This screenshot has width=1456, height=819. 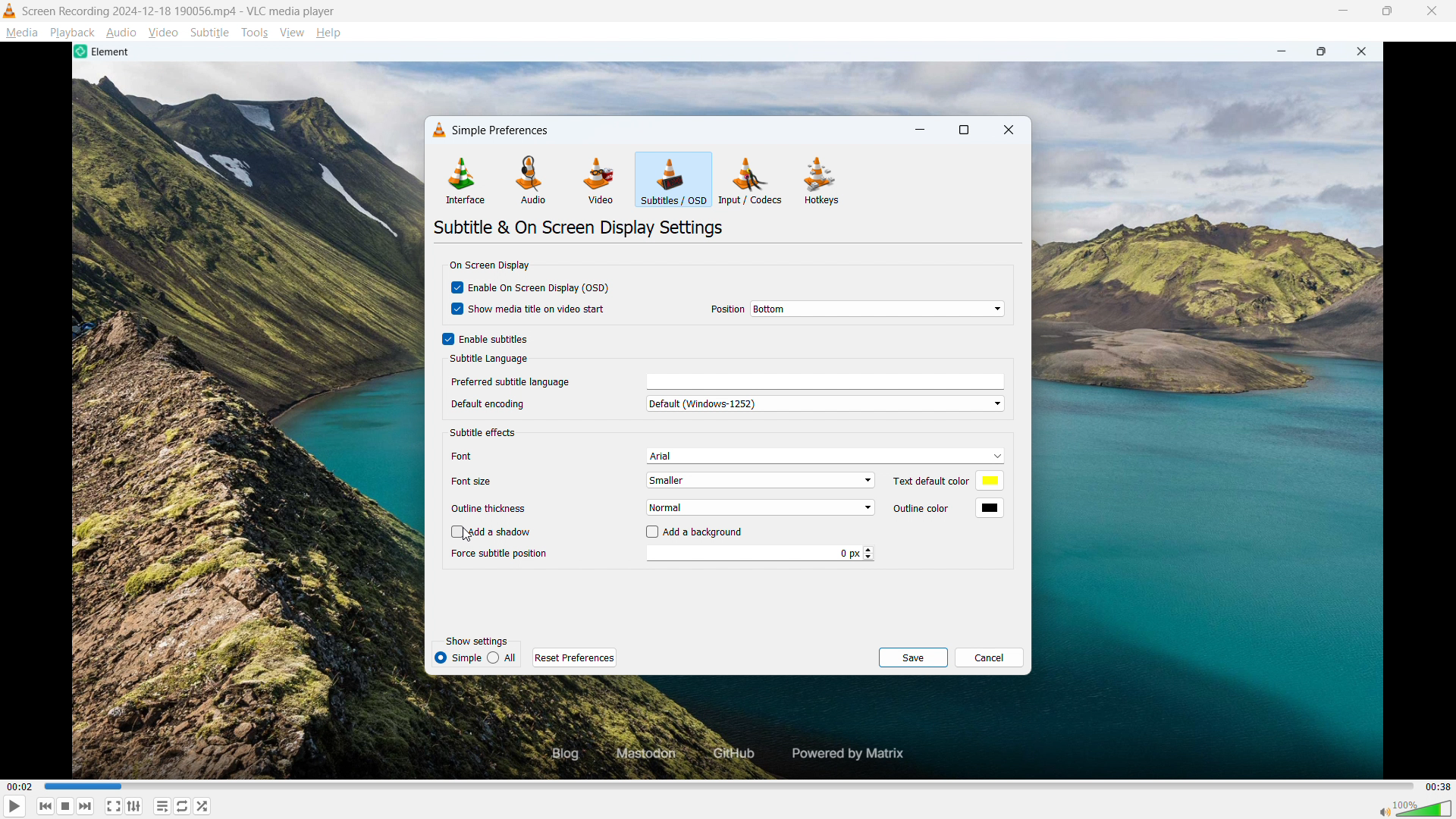 I want to click on Backward or previous media , so click(x=46, y=806).